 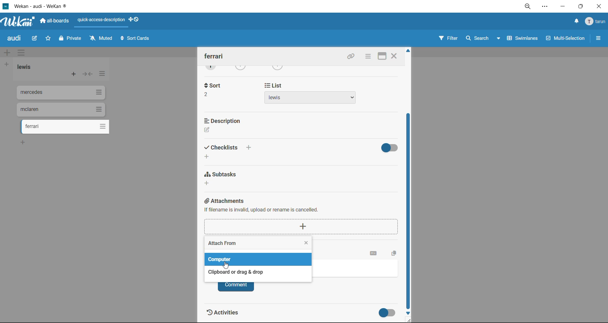 I want to click on add card, so click(x=74, y=75).